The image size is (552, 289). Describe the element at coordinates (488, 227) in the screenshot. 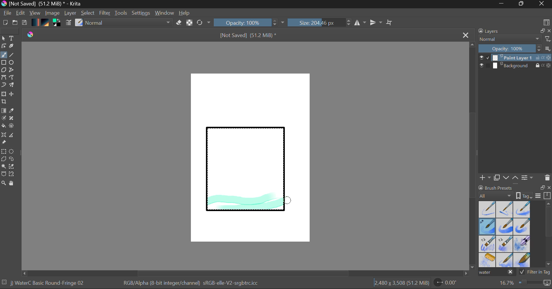

I see `Brush Selected` at that location.